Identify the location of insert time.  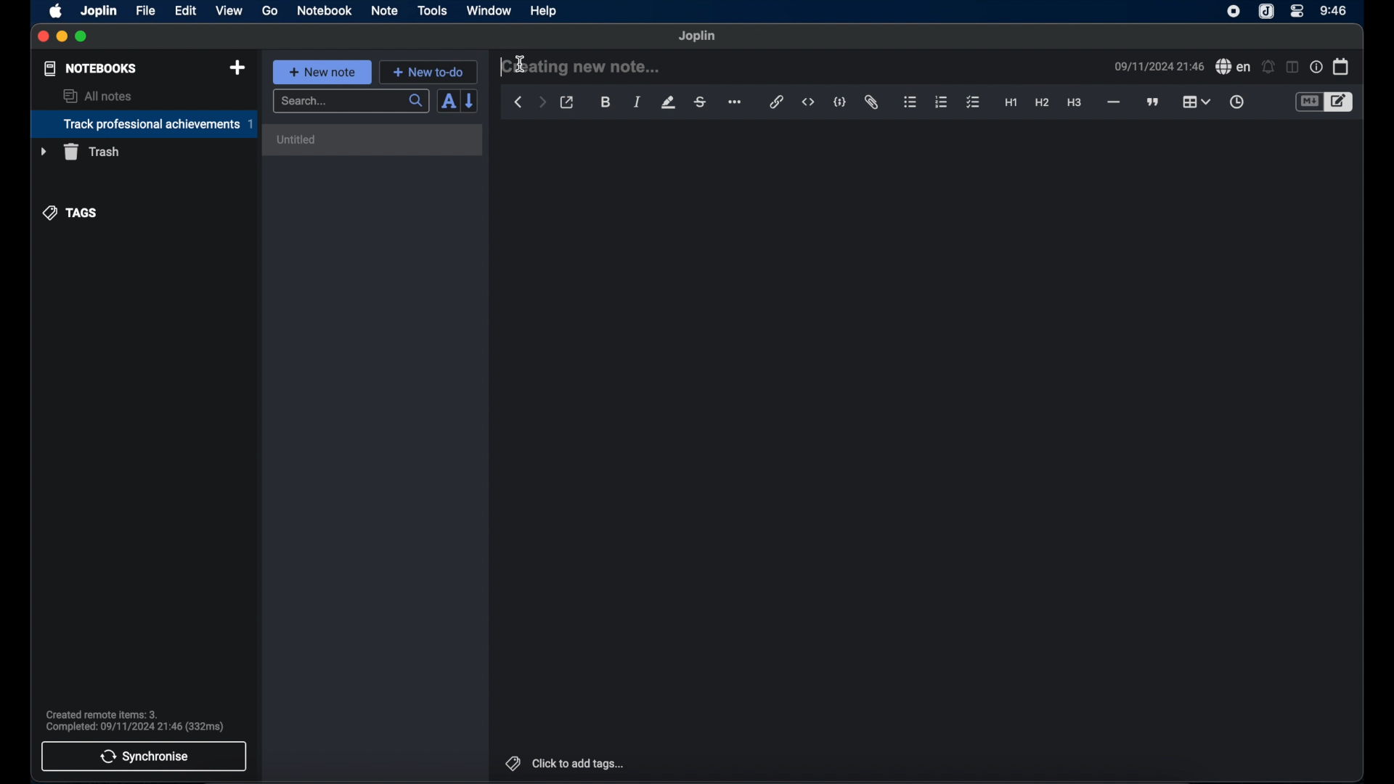
(1236, 102).